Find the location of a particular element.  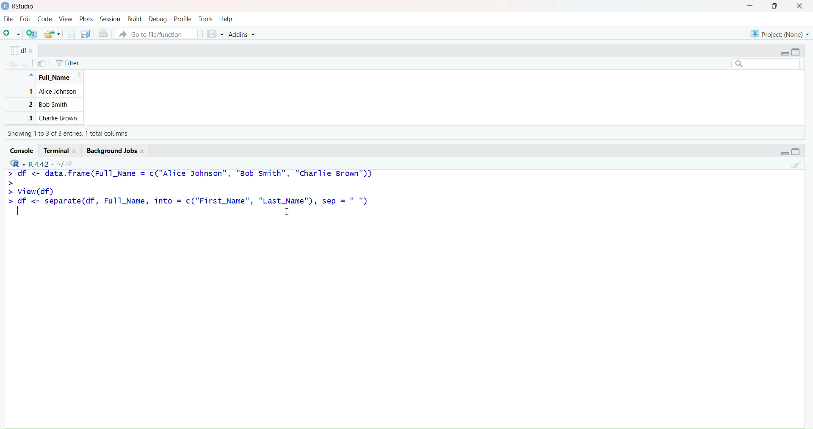

Workspace panes is located at coordinates (215, 34).